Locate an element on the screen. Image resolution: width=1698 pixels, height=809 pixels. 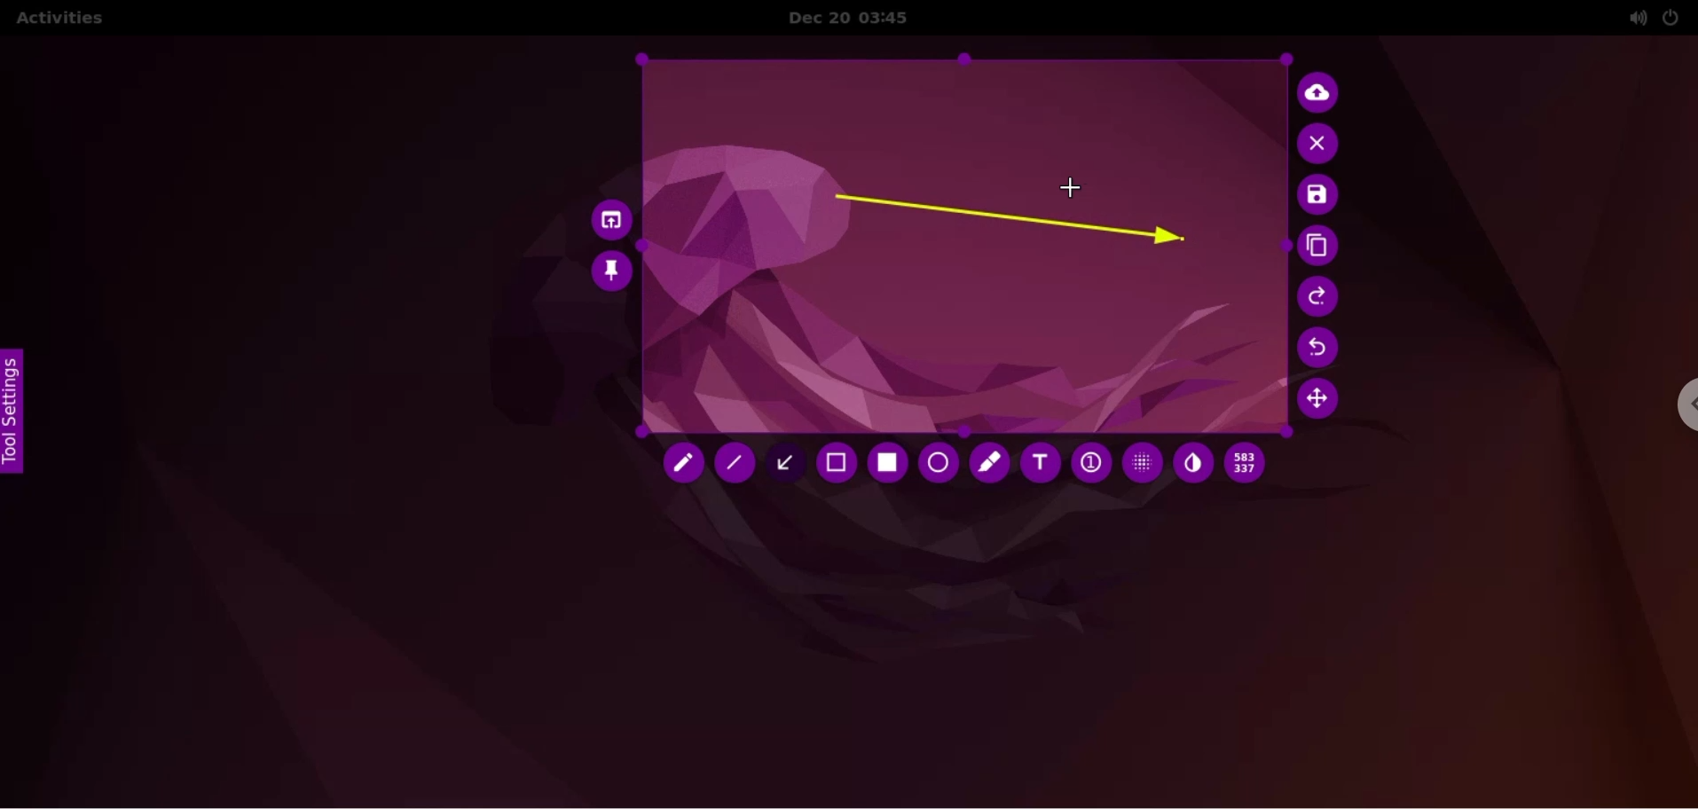
pin is located at coordinates (612, 271).